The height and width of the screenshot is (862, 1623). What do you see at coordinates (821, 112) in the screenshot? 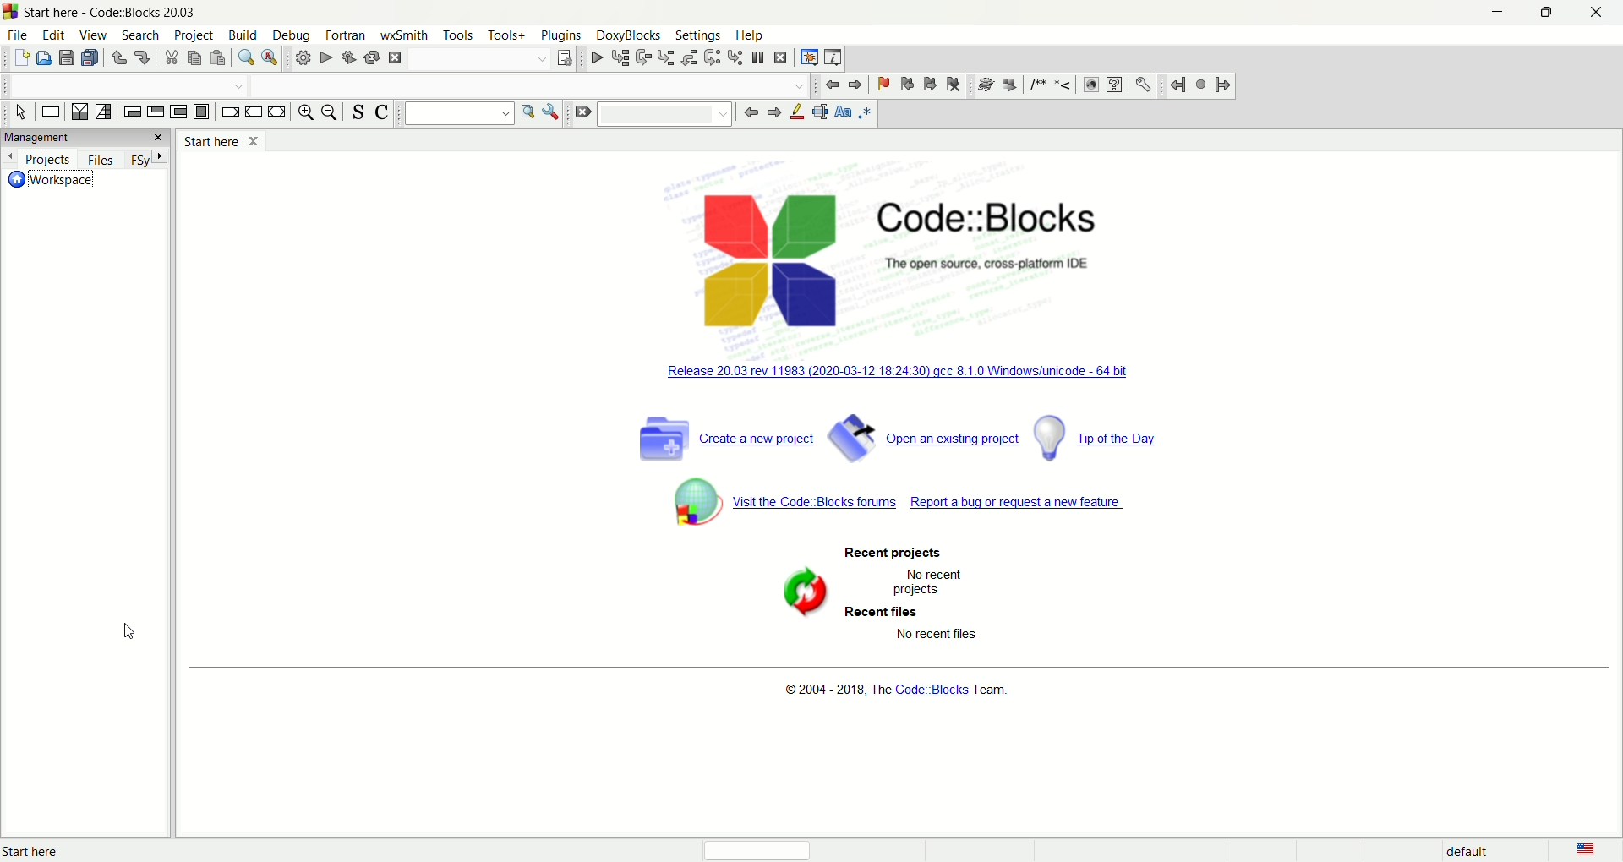
I see `selected text` at bounding box center [821, 112].